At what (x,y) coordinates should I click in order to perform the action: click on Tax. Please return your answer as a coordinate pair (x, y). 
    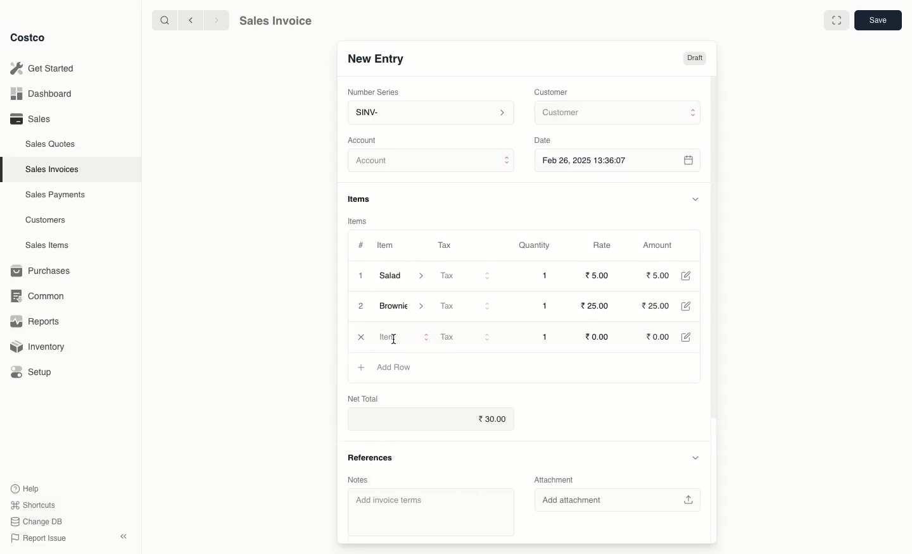
    Looking at the image, I should click on (464, 305).